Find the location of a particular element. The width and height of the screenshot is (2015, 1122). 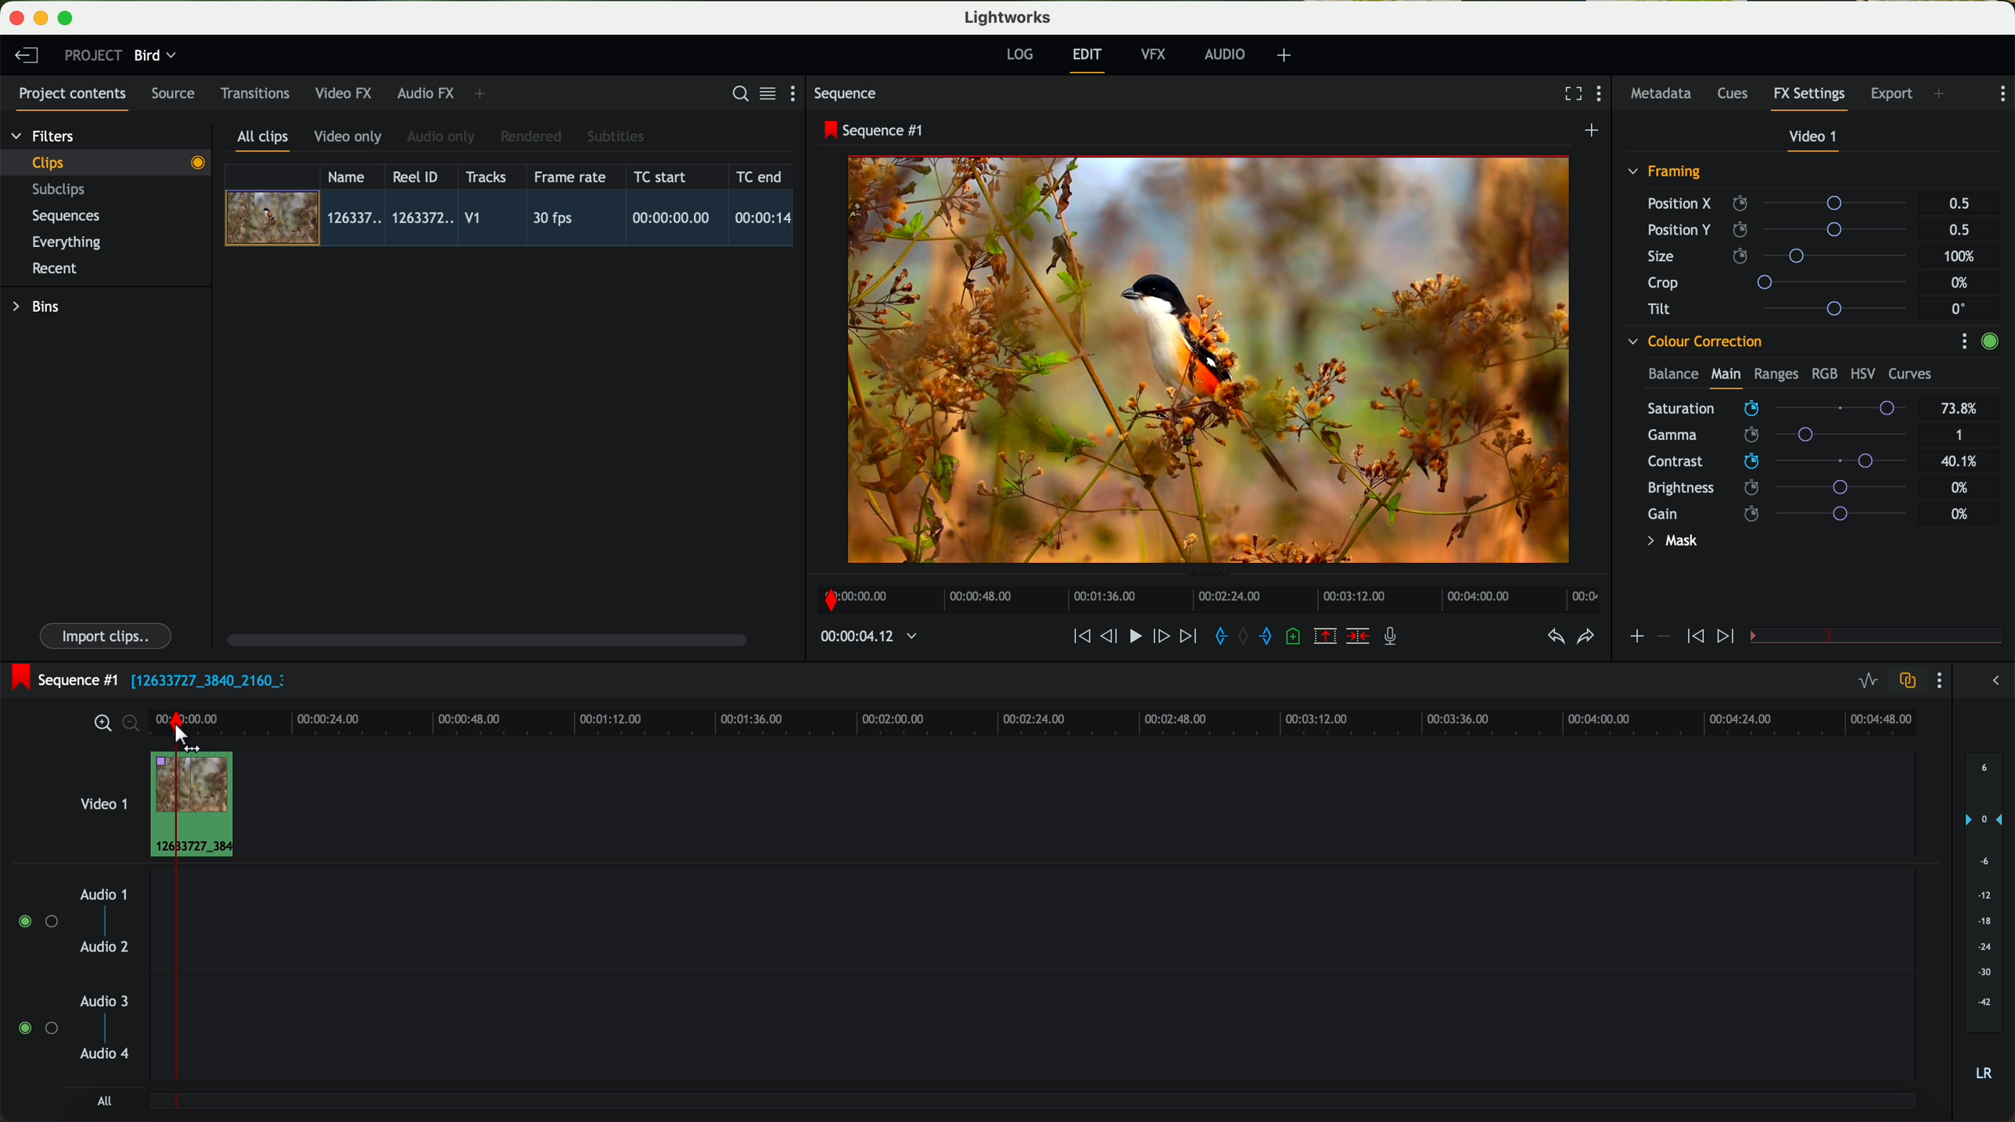

import clips is located at coordinates (108, 635).